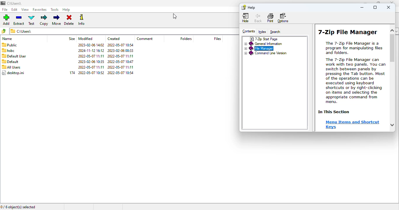  What do you see at coordinates (246, 17) in the screenshot?
I see `hide` at bounding box center [246, 17].